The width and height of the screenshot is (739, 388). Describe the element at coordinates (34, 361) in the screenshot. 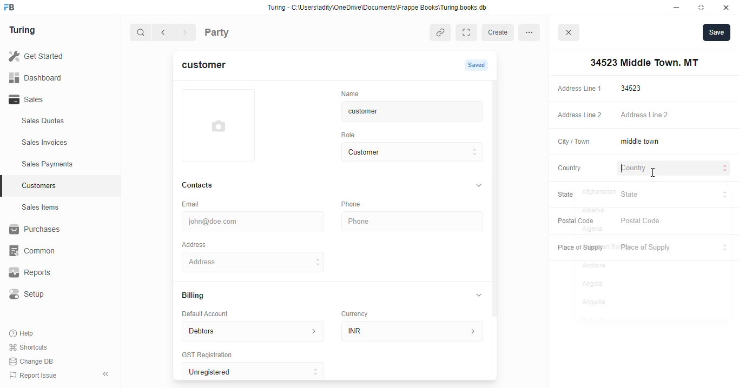

I see `Change DB` at that location.